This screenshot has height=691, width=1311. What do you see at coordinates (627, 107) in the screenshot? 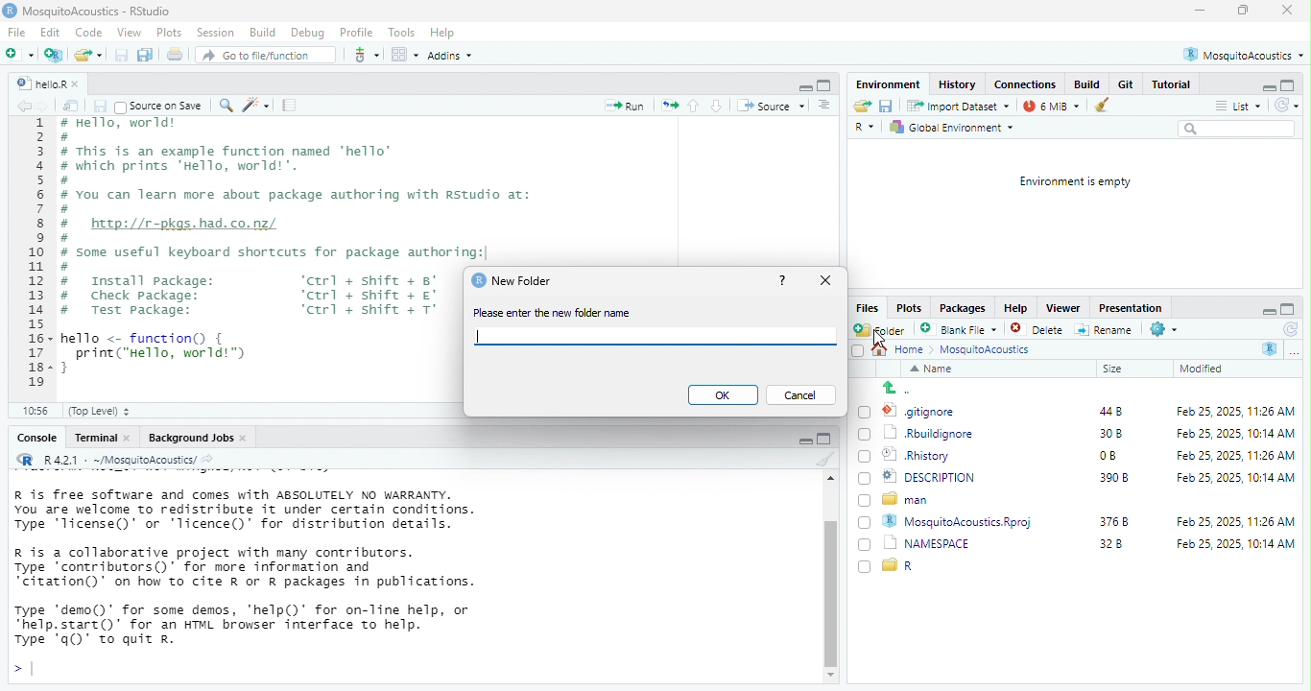
I see ` Run` at bounding box center [627, 107].